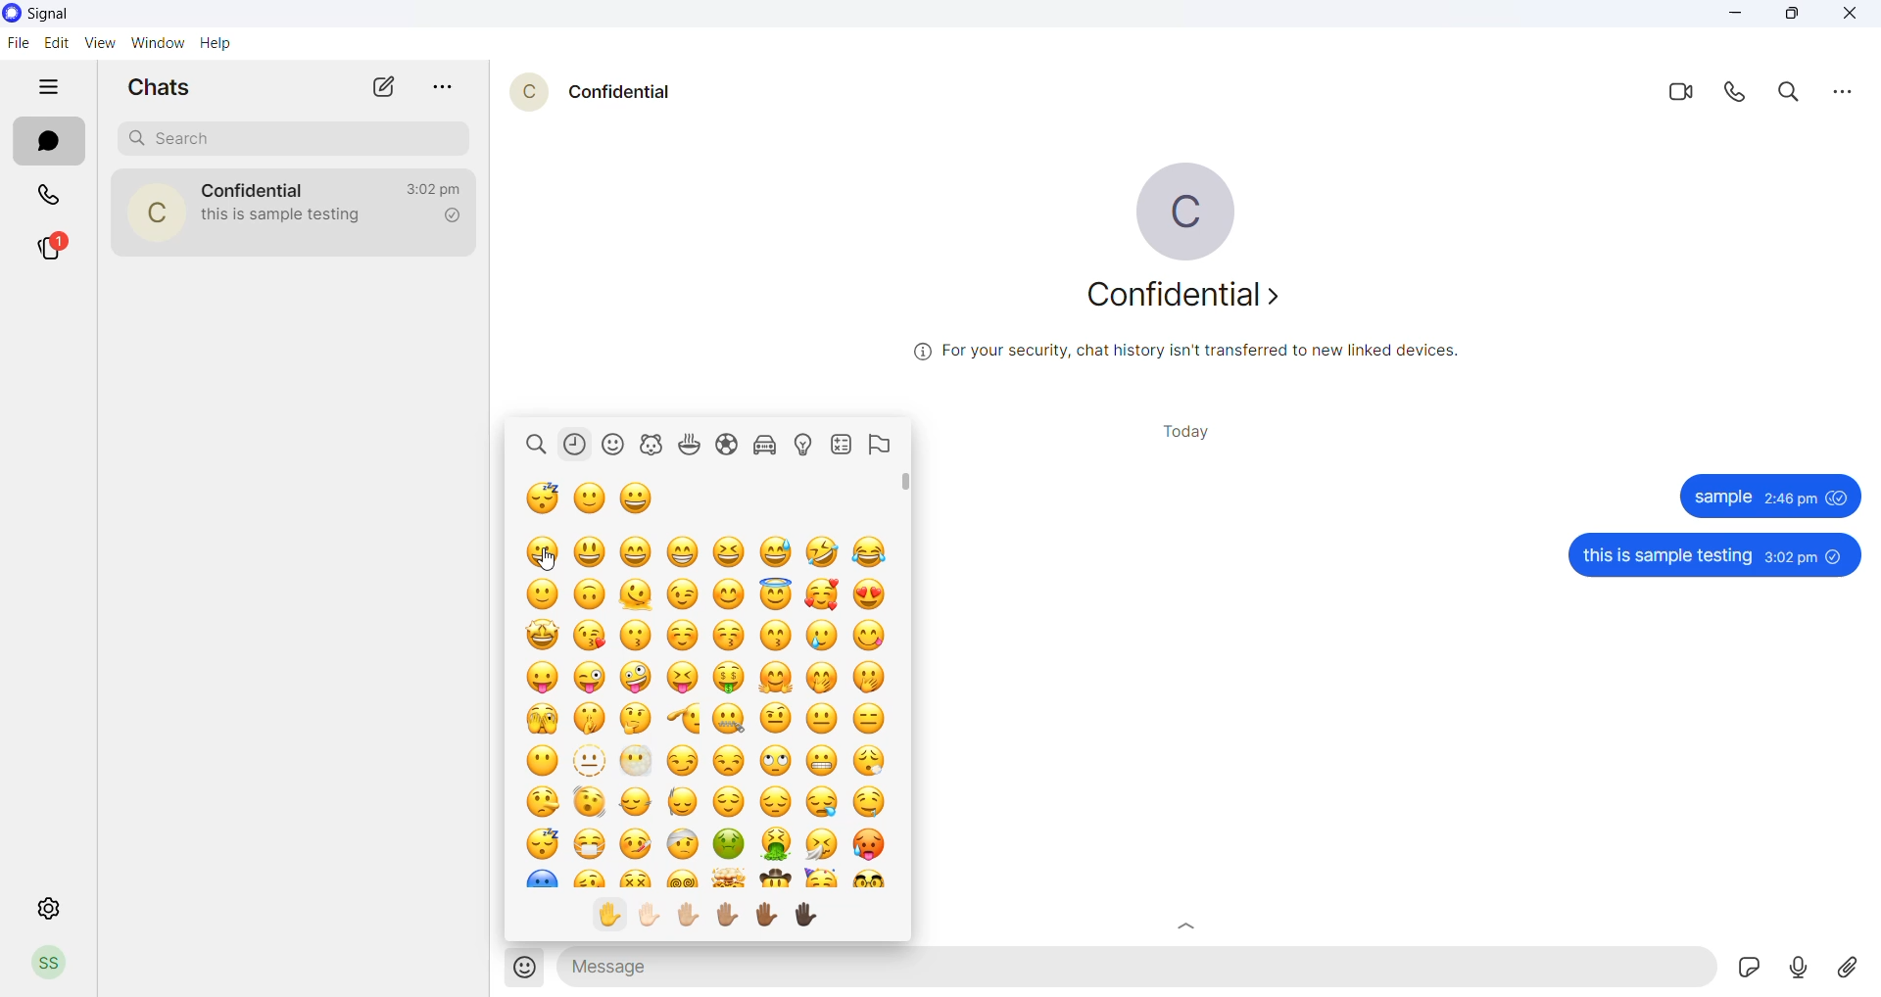  What do you see at coordinates (520, 93) in the screenshot?
I see `contact profile picture` at bounding box center [520, 93].